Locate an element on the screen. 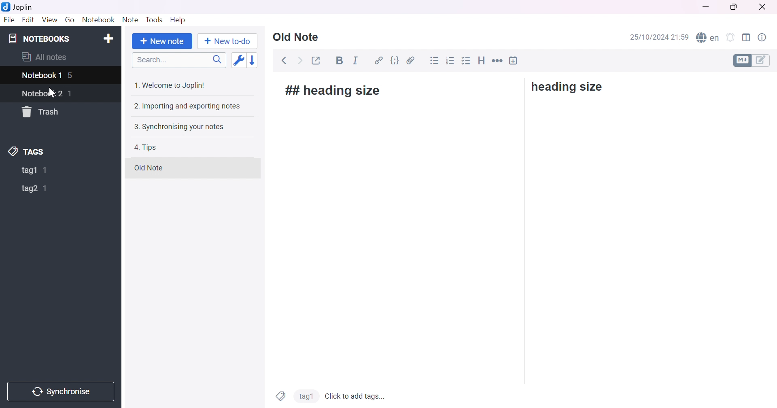 This screenshot has height=408, width=777. Italic is located at coordinates (356, 61).